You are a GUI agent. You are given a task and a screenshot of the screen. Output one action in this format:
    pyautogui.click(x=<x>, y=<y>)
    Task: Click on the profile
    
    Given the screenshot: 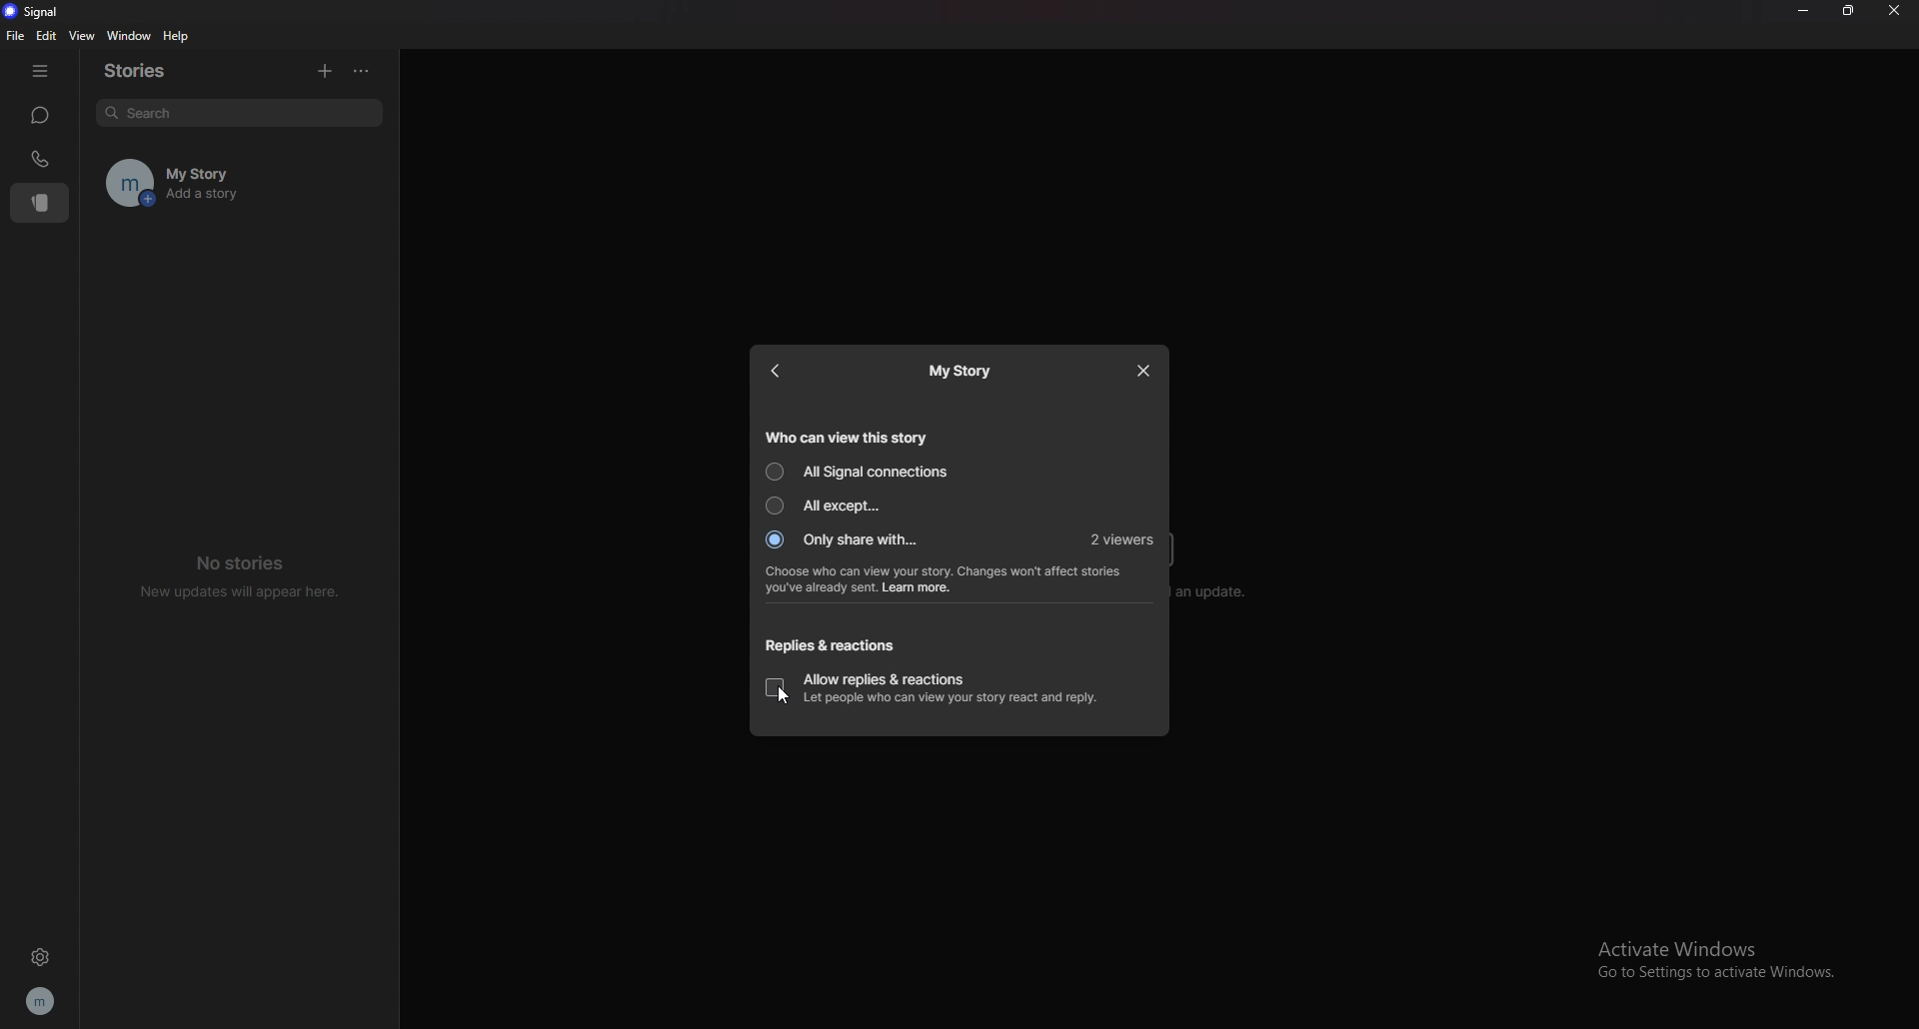 What is the action you would take?
    pyautogui.click(x=42, y=1000)
    